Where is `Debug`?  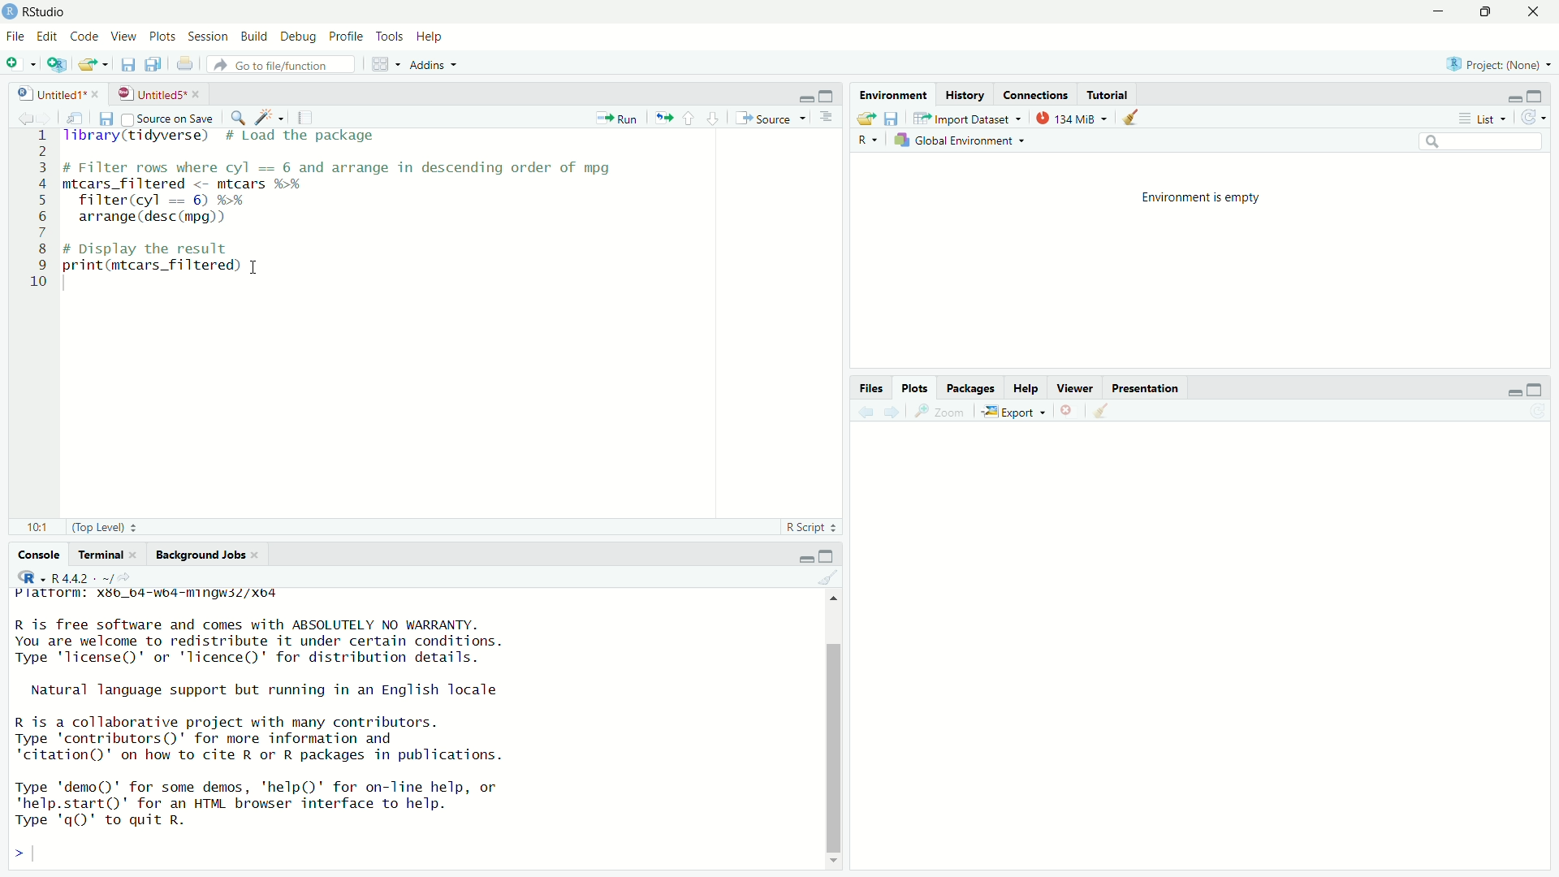 Debug is located at coordinates (299, 36).